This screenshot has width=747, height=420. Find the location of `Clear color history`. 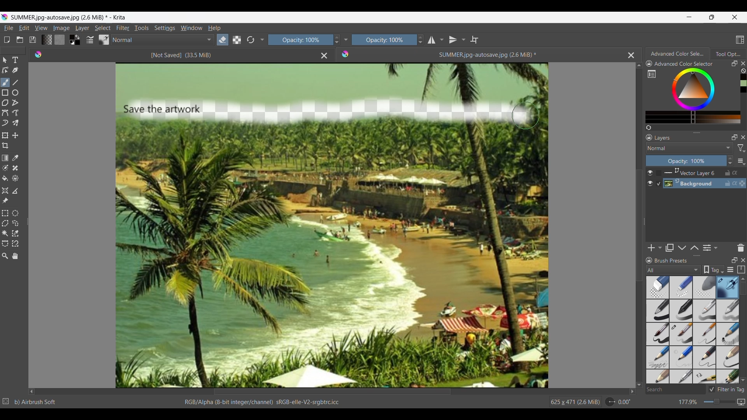

Clear color history is located at coordinates (743, 71).